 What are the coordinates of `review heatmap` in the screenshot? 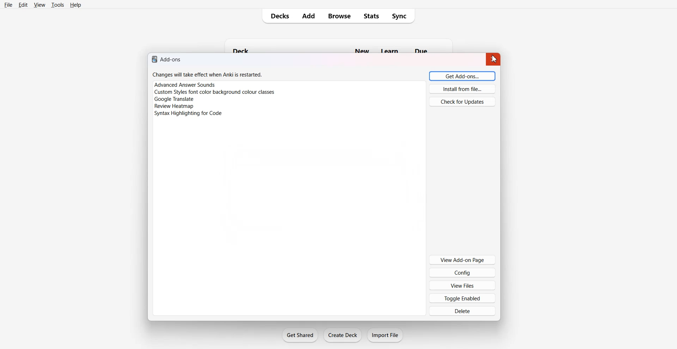 It's located at (173, 106).